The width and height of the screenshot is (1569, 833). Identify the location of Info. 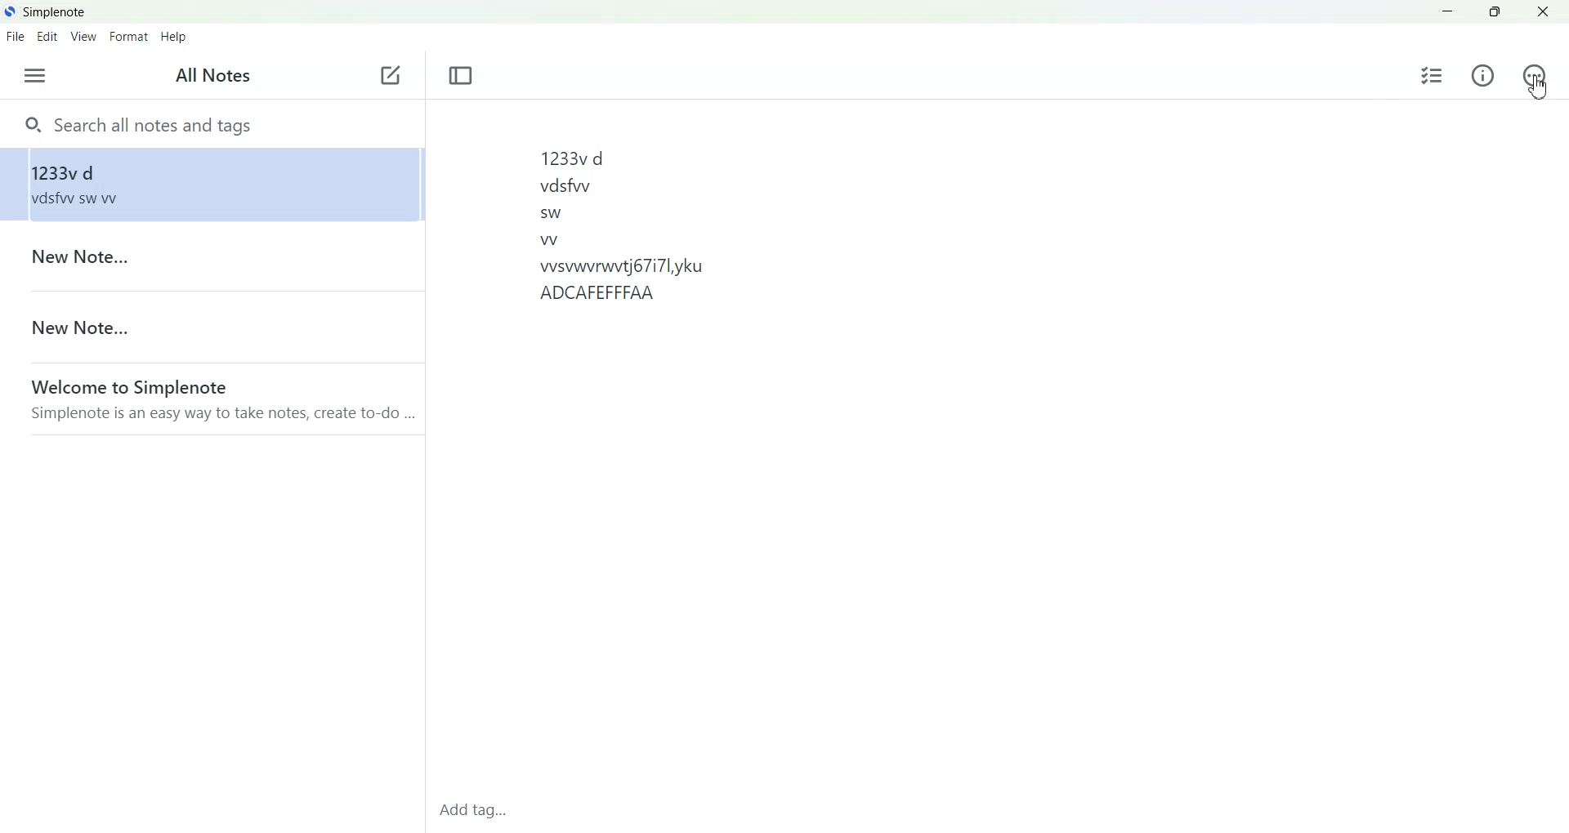
(1483, 76).